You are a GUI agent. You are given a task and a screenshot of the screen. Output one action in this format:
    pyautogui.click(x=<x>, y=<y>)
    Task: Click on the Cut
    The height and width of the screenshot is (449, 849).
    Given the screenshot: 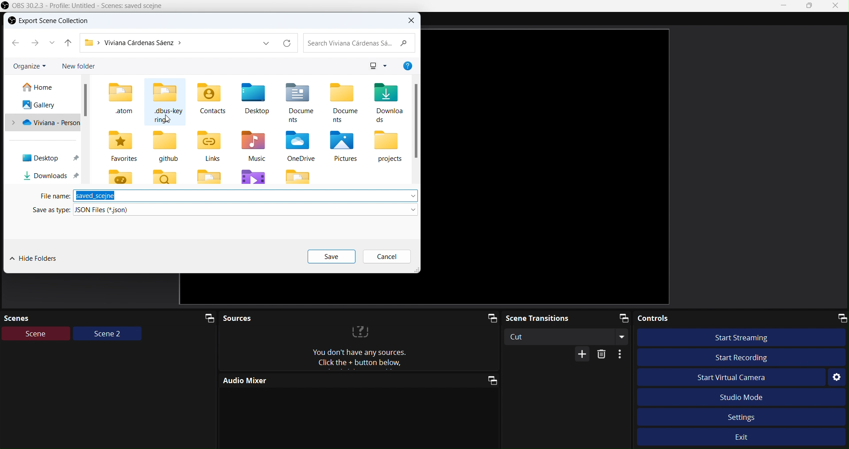 What is the action you would take?
    pyautogui.click(x=569, y=336)
    